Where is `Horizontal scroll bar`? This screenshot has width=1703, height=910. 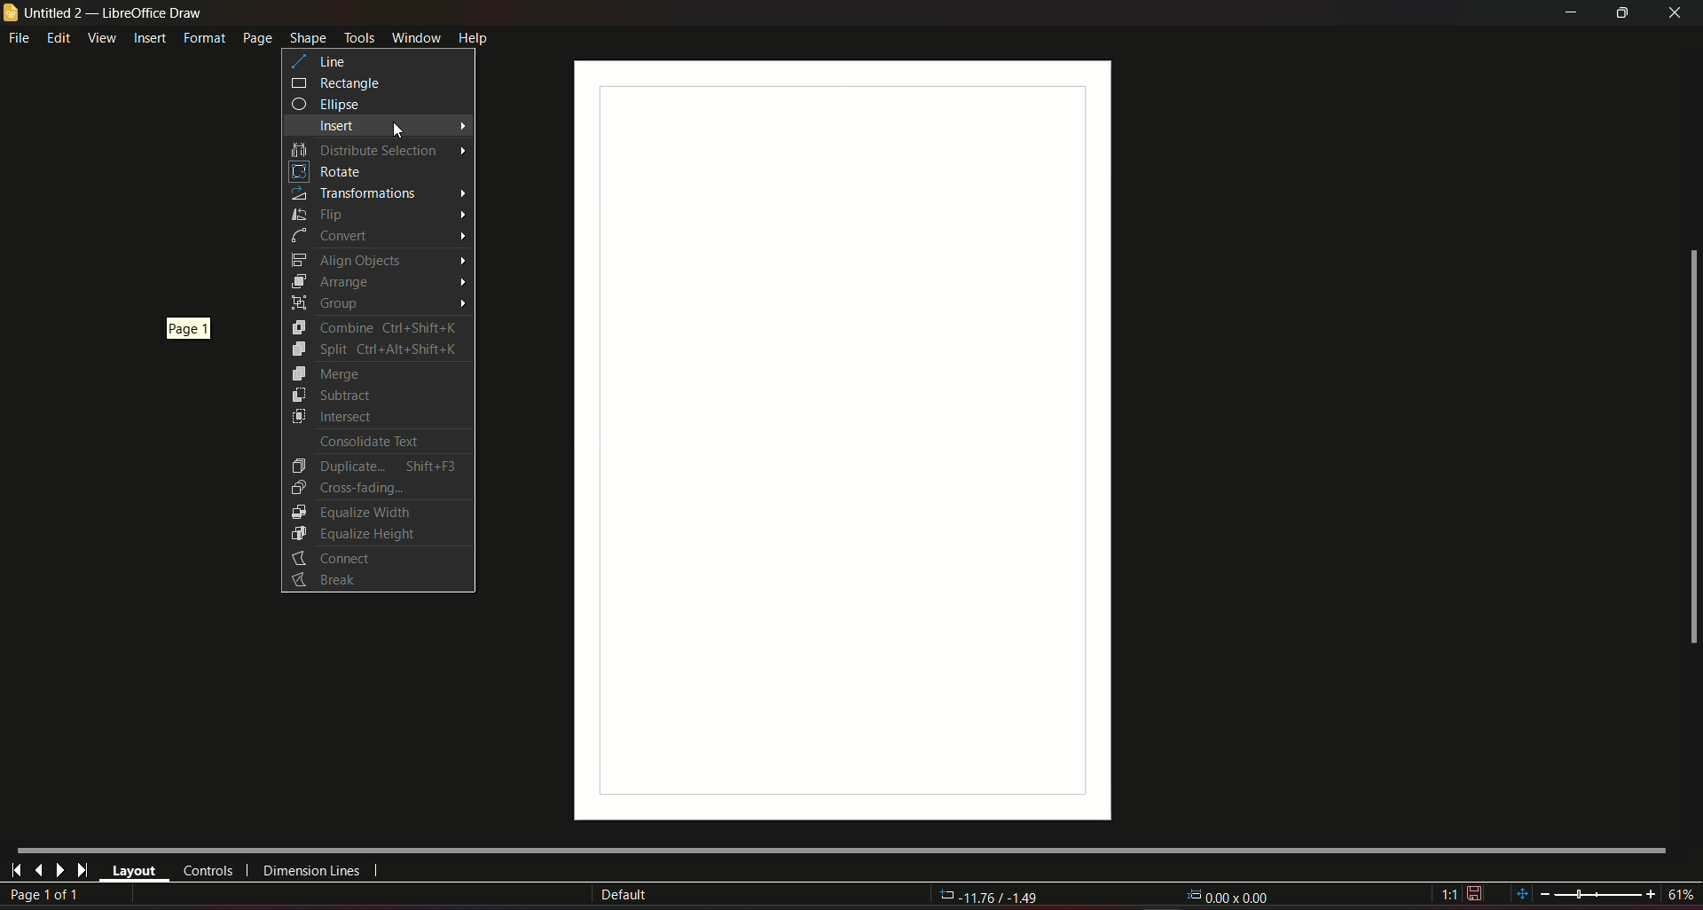
Horizontal scroll bar is located at coordinates (840, 848).